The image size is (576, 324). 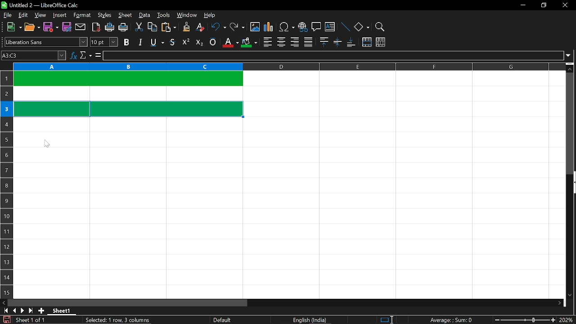 I want to click on rows, so click(x=5, y=174).